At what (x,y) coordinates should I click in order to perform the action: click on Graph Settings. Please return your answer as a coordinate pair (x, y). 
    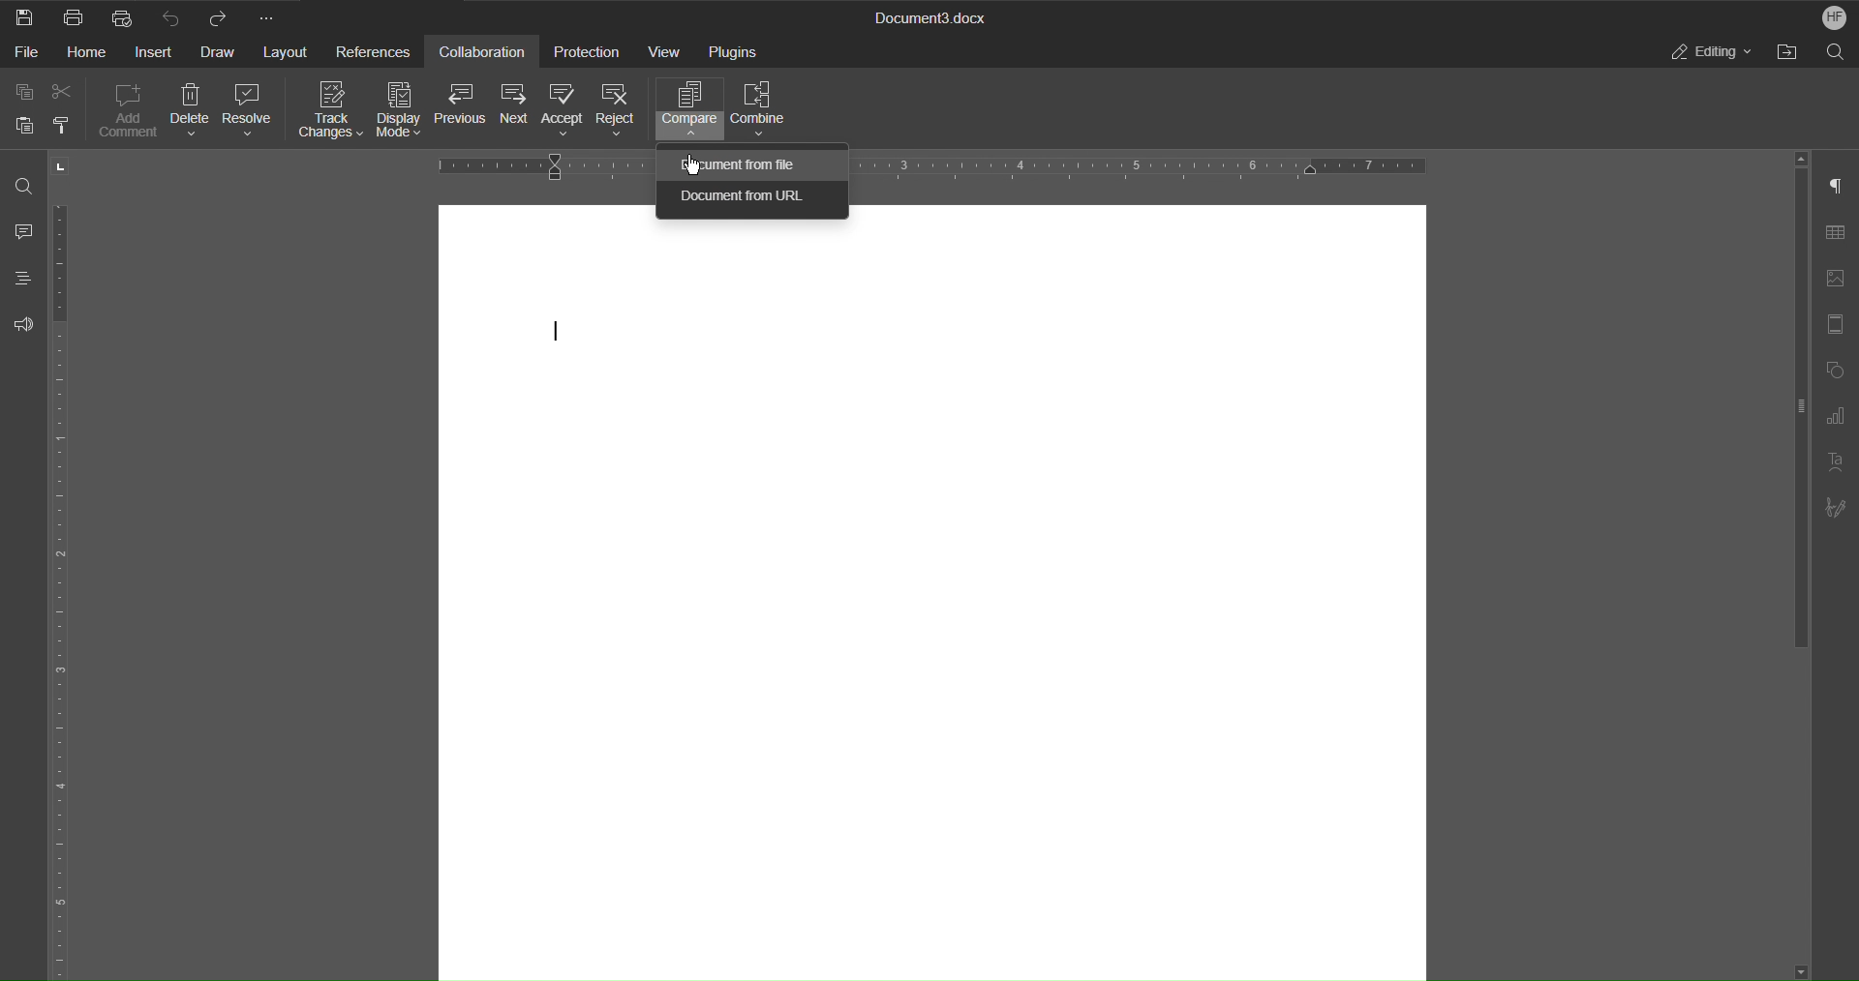
    Looking at the image, I should click on (1836, 419).